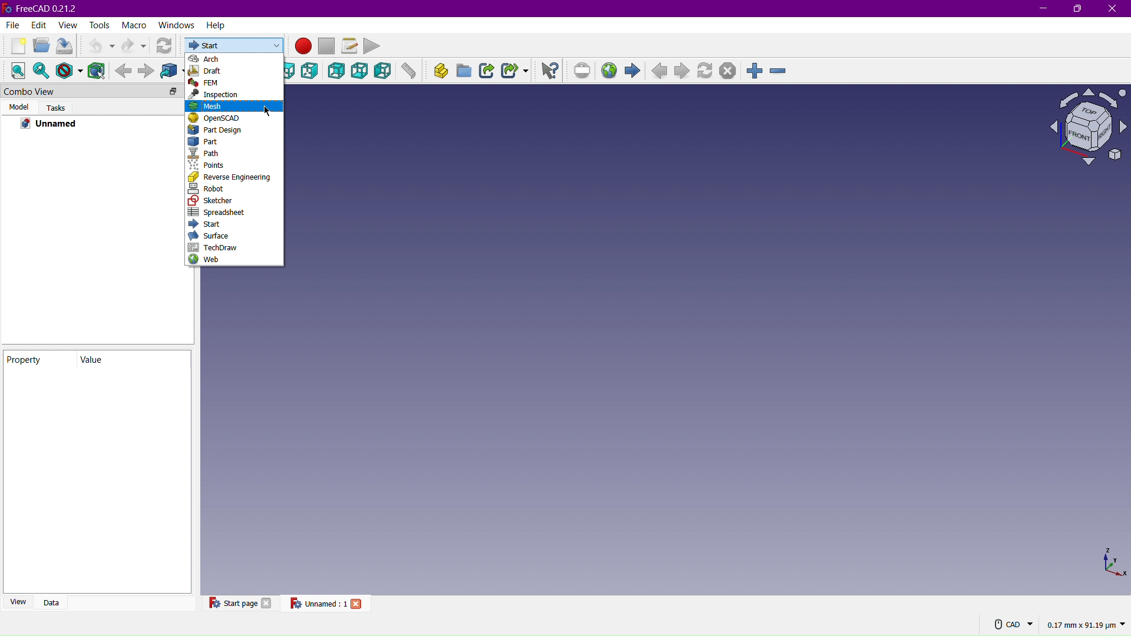 The width and height of the screenshot is (1131, 636). I want to click on FreeCAD 0.21.2, so click(45, 8).